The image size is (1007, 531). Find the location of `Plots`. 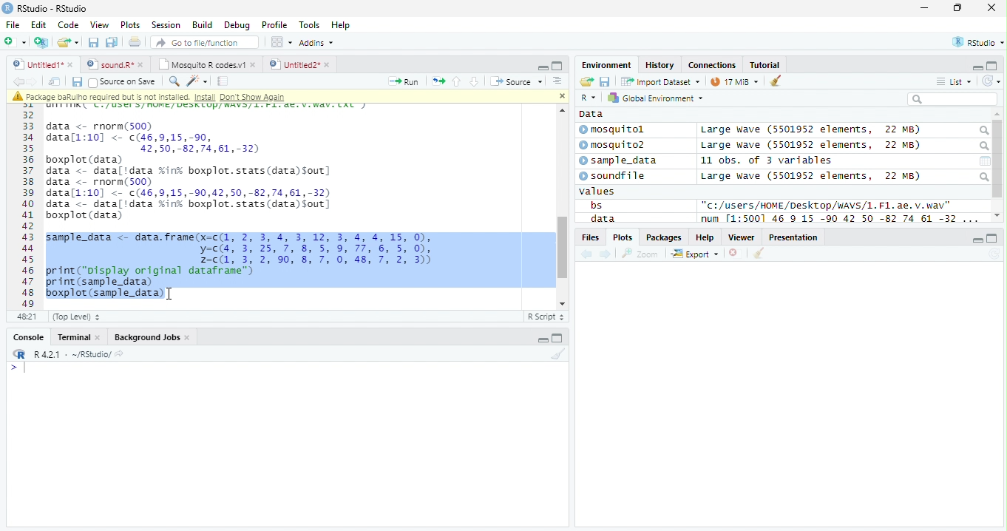

Plots is located at coordinates (131, 25).